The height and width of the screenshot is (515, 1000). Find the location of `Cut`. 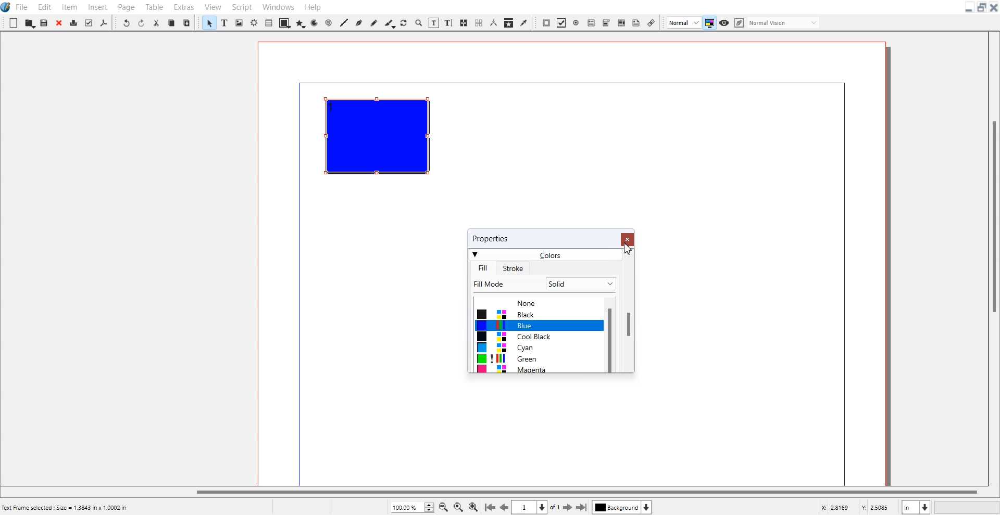

Cut is located at coordinates (157, 22).